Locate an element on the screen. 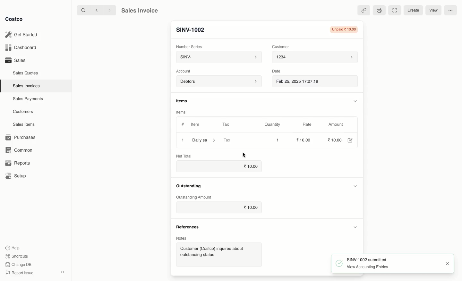 The width and height of the screenshot is (462, 281). 1 is located at coordinates (277, 140).